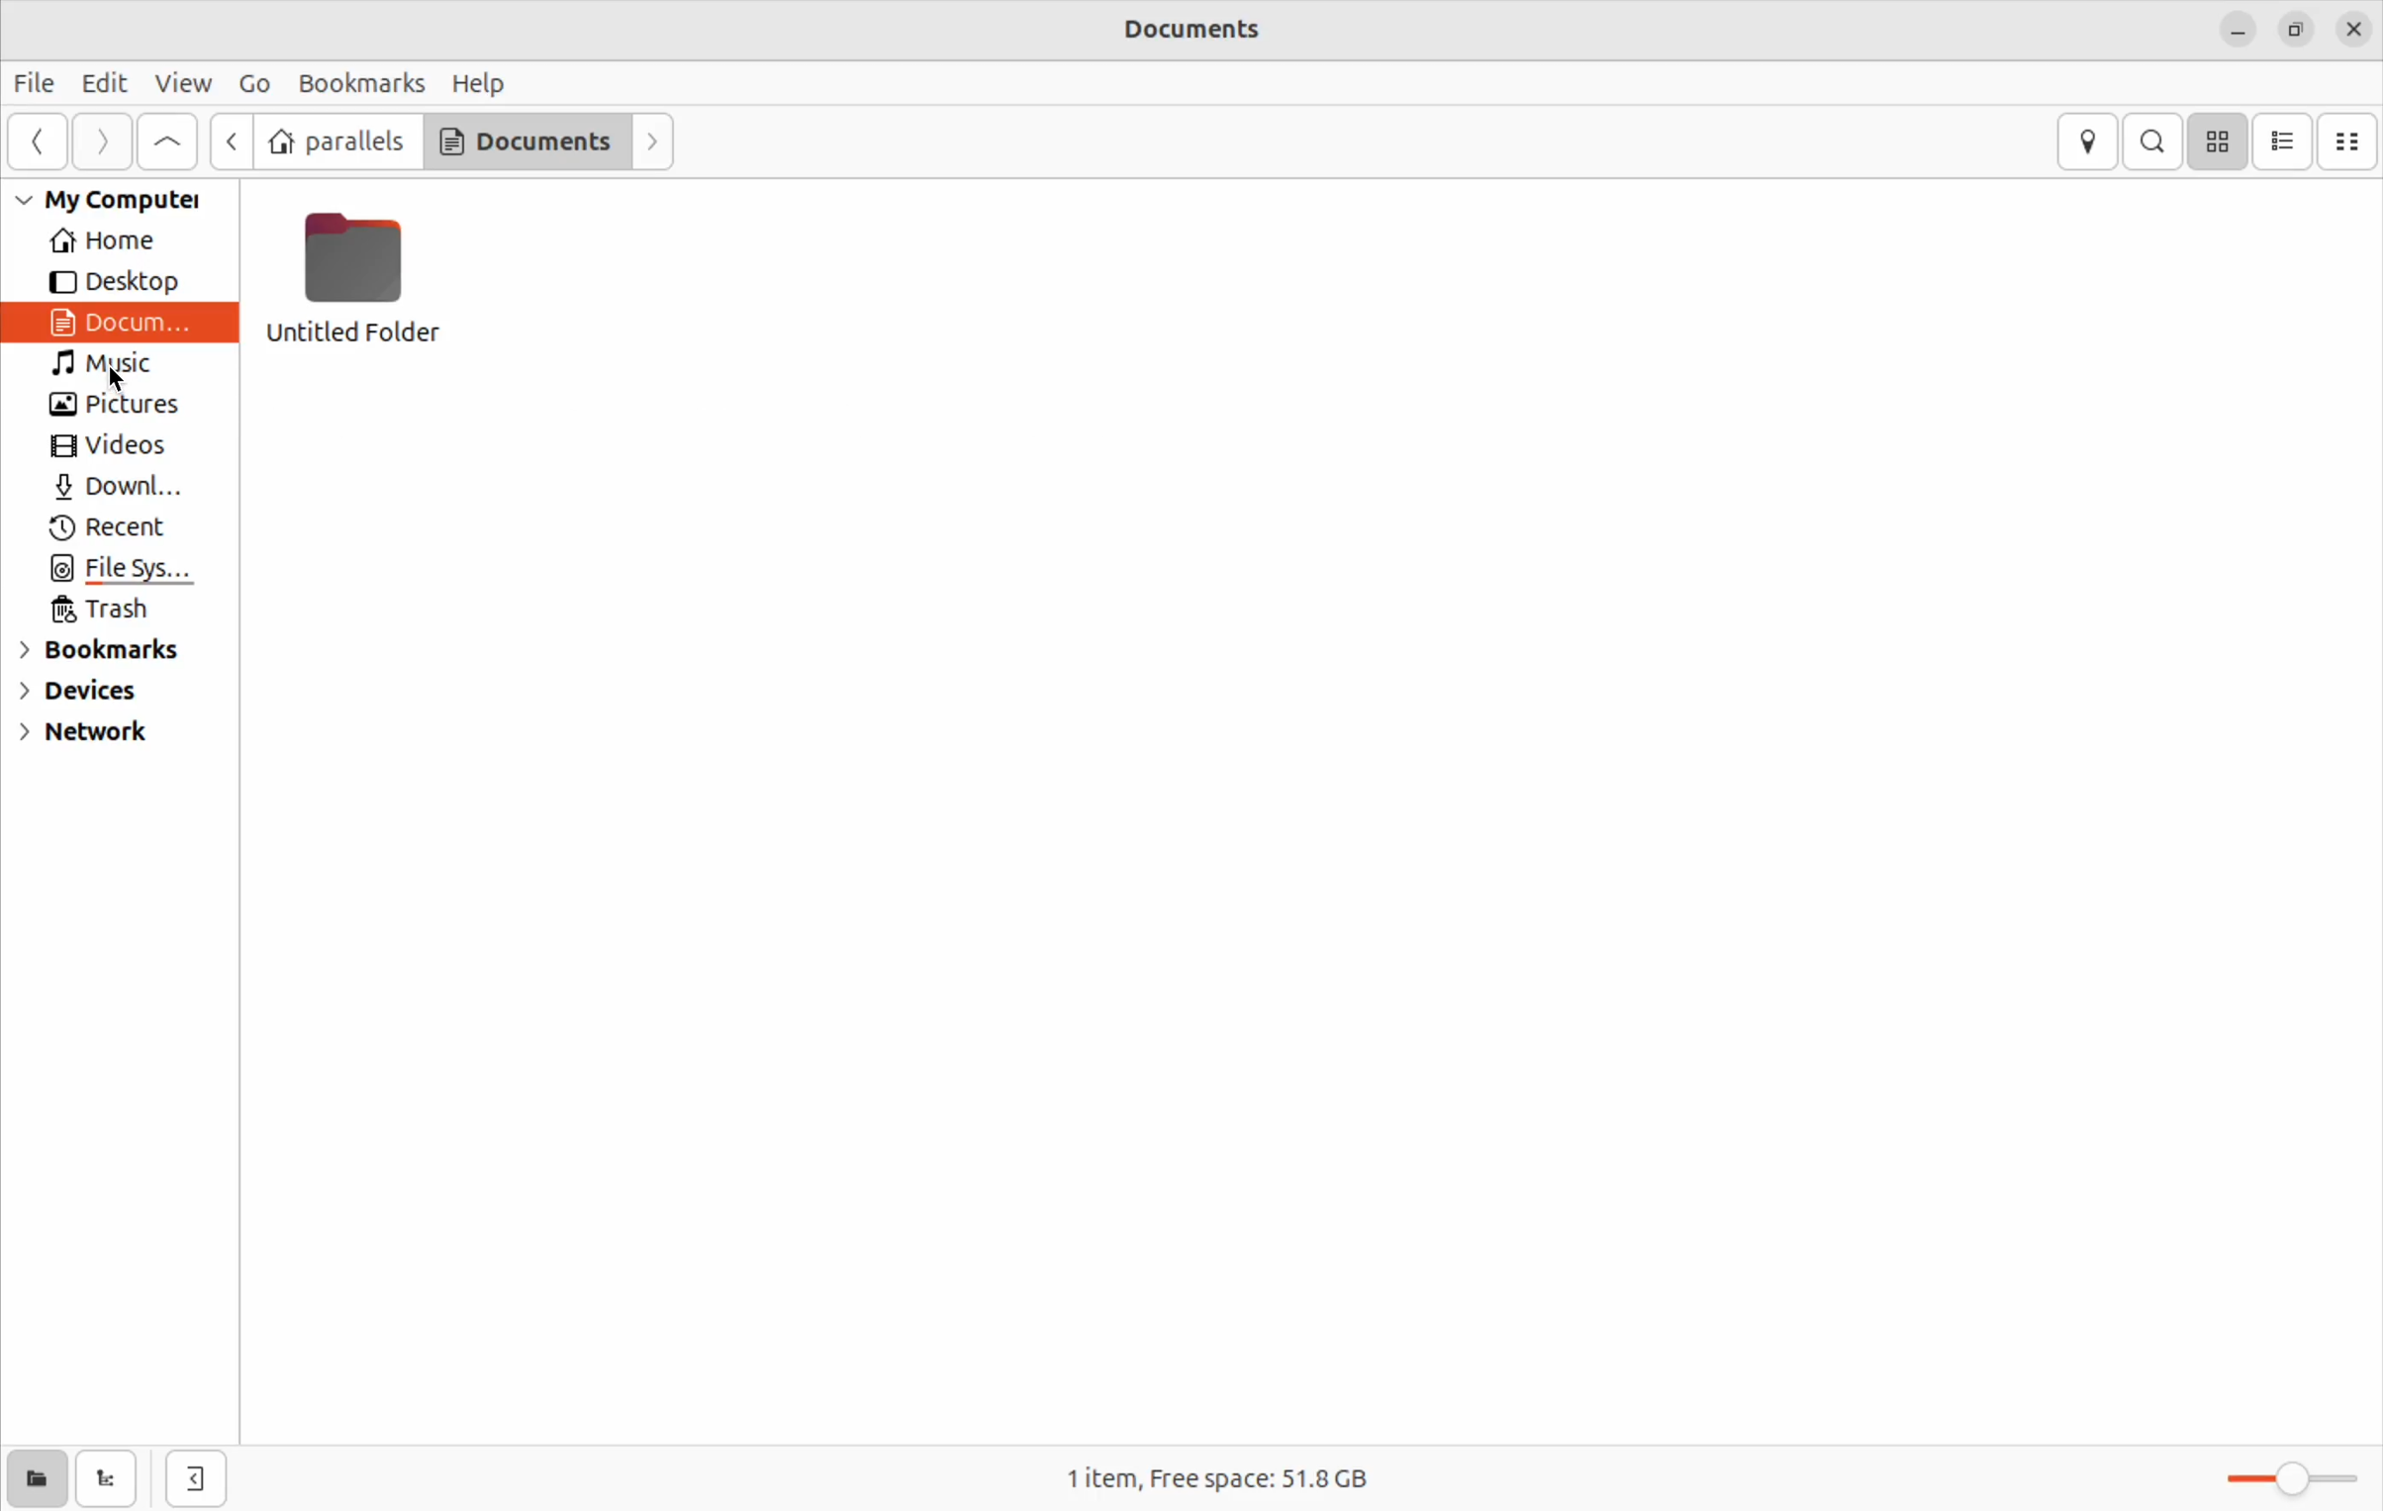 Image resolution: width=2383 pixels, height=1511 pixels. What do you see at coordinates (1198, 32) in the screenshot?
I see `Documents` at bounding box center [1198, 32].